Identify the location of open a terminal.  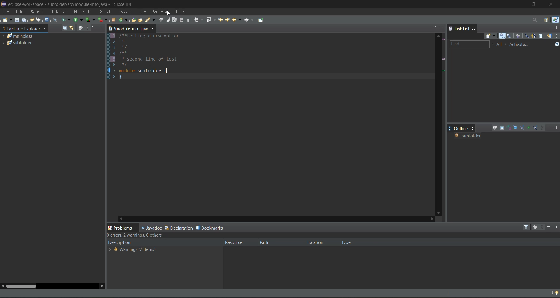
(47, 20).